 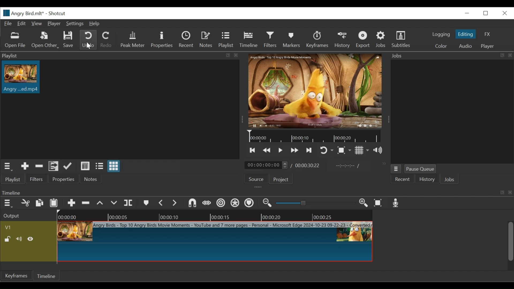 I want to click on Toggle zoom, so click(x=344, y=151).